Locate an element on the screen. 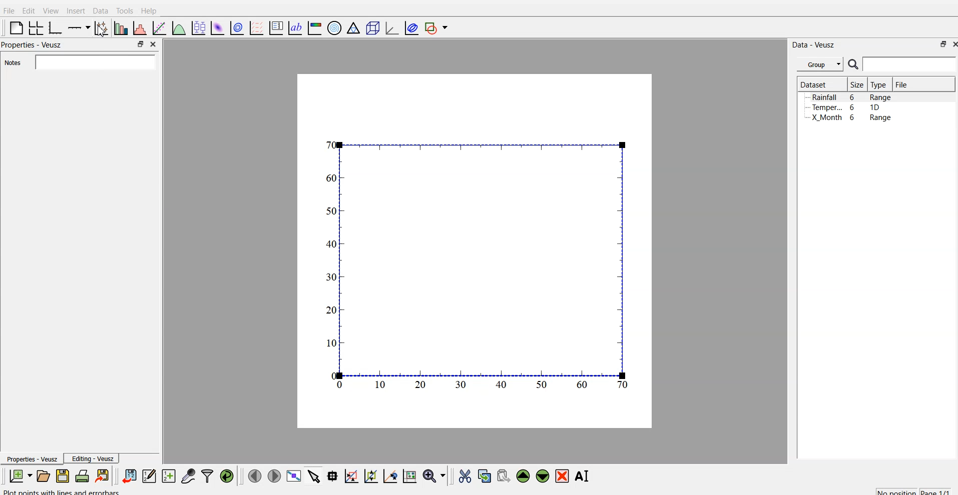  Rainfall 6 Range is located at coordinates (853, 97).